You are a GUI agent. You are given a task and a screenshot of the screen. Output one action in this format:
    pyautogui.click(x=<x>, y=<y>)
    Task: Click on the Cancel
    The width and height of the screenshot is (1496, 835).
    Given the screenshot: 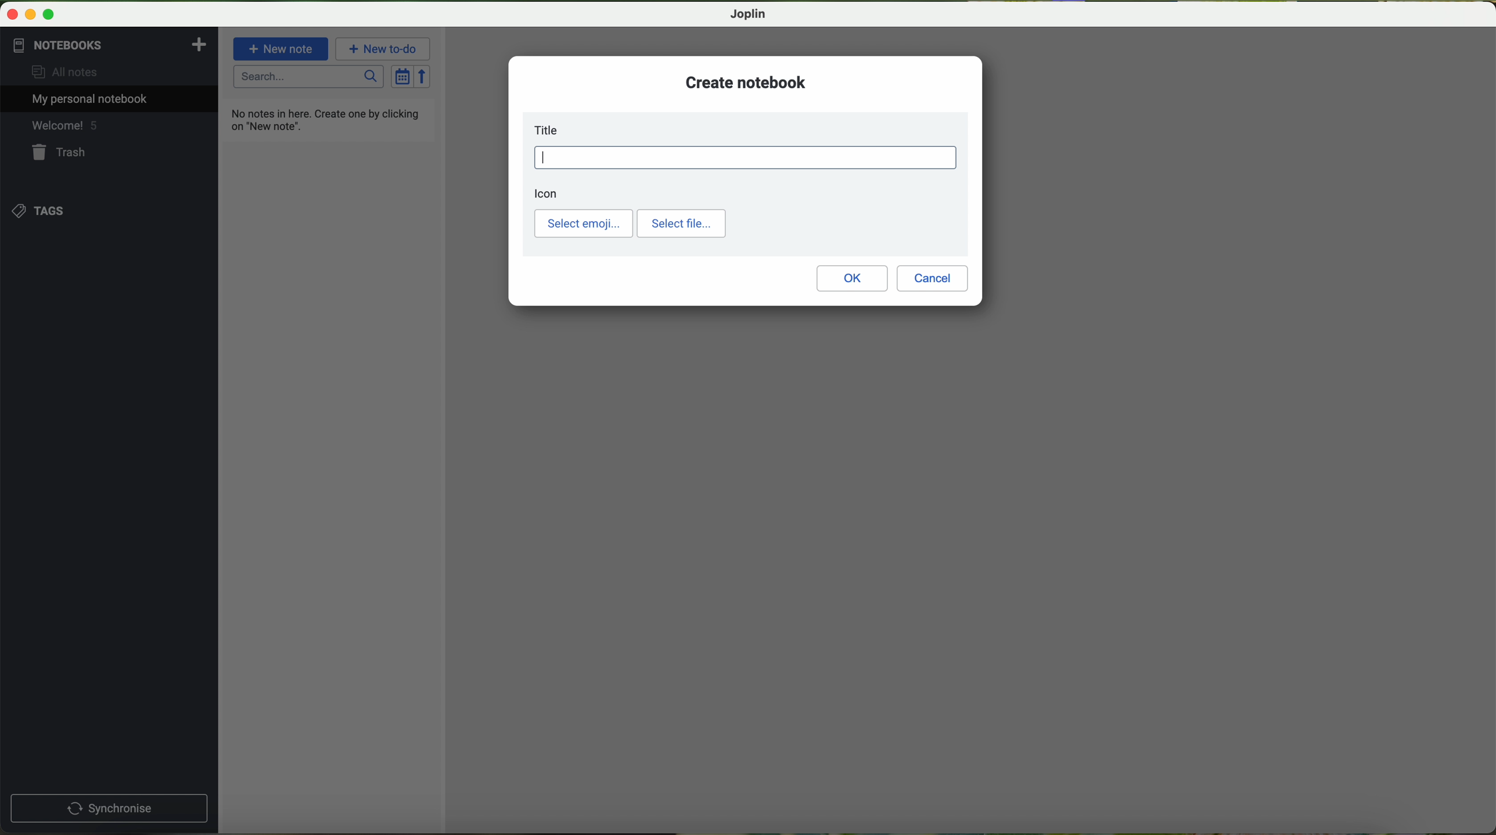 What is the action you would take?
    pyautogui.click(x=933, y=279)
    